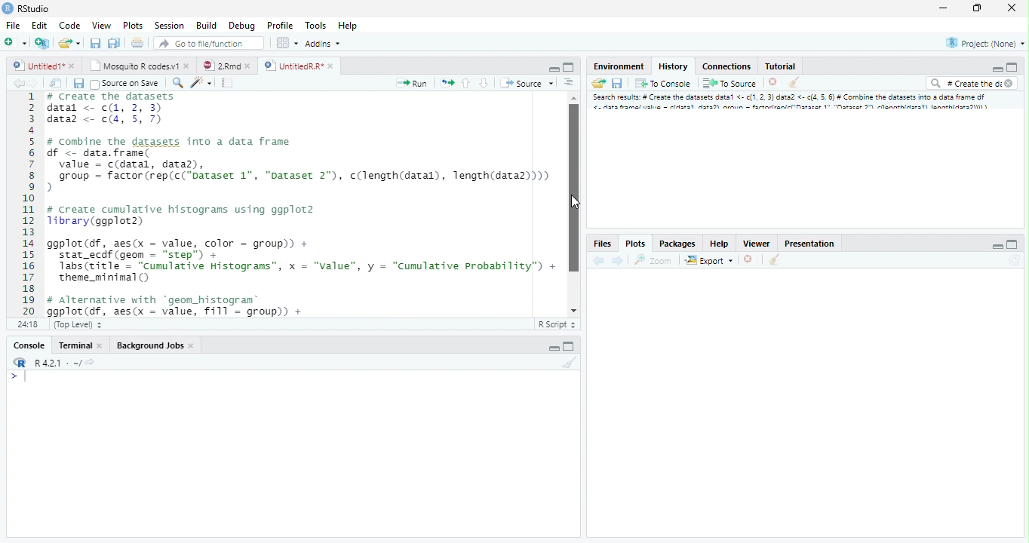 Image resolution: width=1029 pixels, height=543 pixels. What do you see at coordinates (570, 85) in the screenshot?
I see `Alignment` at bounding box center [570, 85].